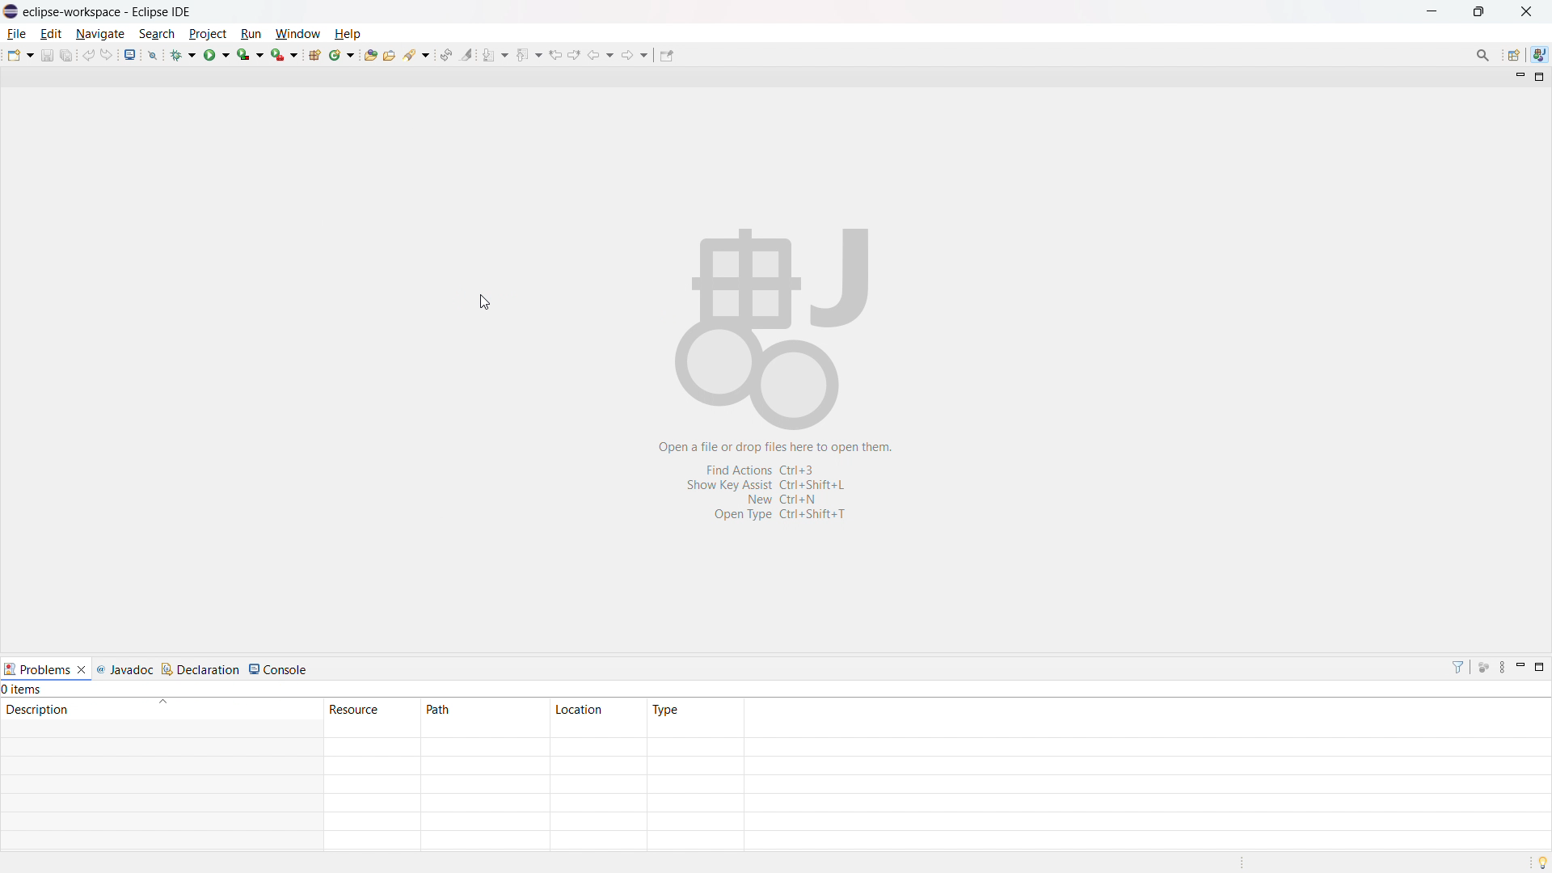 This screenshot has height=873, width=1552. What do you see at coordinates (107, 12) in the screenshot?
I see `eclipse-workspace-Eclipse IDE` at bounding box center [107, 12].